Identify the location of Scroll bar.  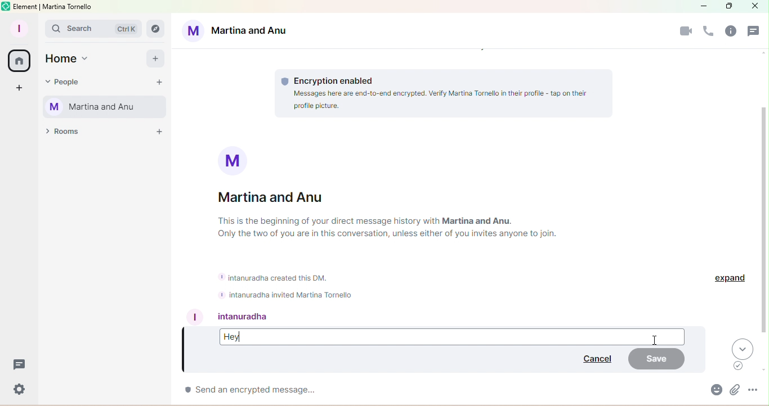
(764, 222).